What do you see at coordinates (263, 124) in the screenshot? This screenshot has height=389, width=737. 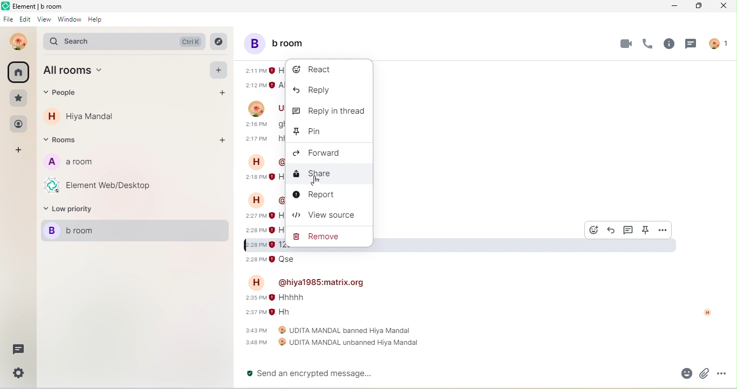 I see `2:16 pm ghhh` at bounding box center [263, 124].